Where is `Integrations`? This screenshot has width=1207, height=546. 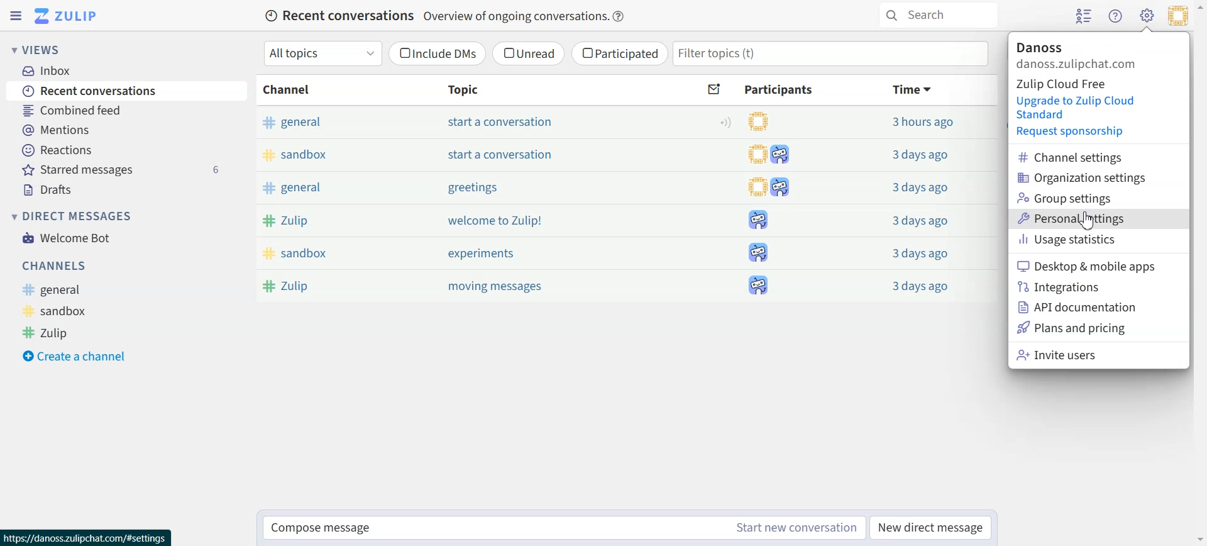
Integrations is located at coordinates (1100, 287).